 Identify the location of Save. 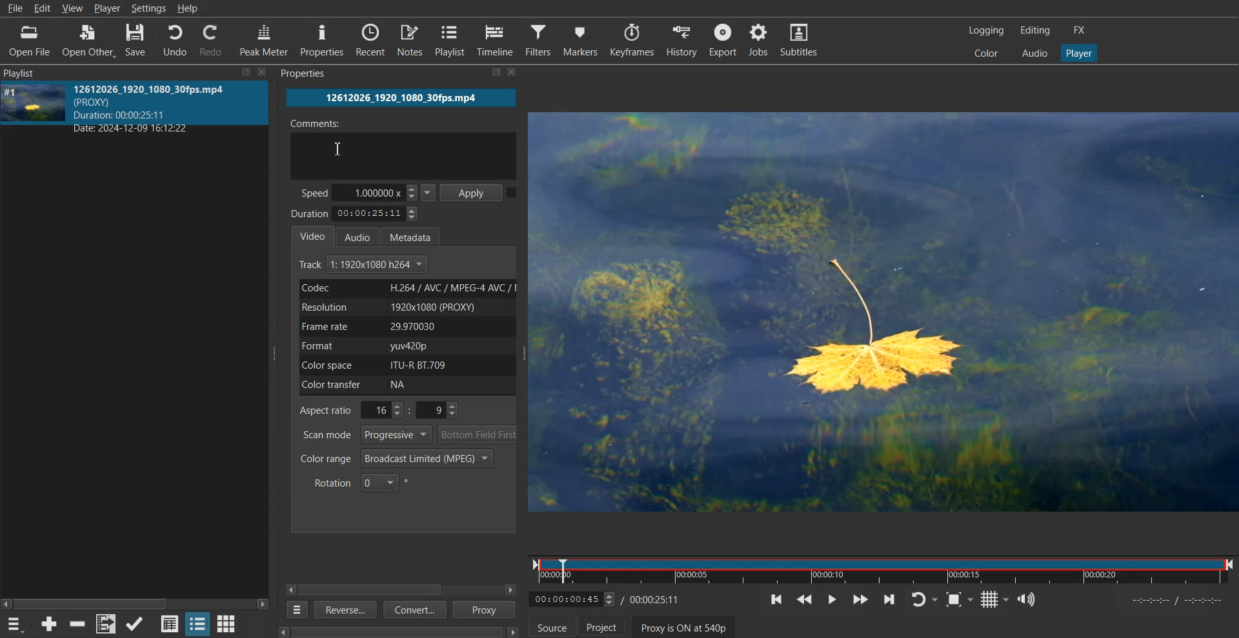
(136, 39).